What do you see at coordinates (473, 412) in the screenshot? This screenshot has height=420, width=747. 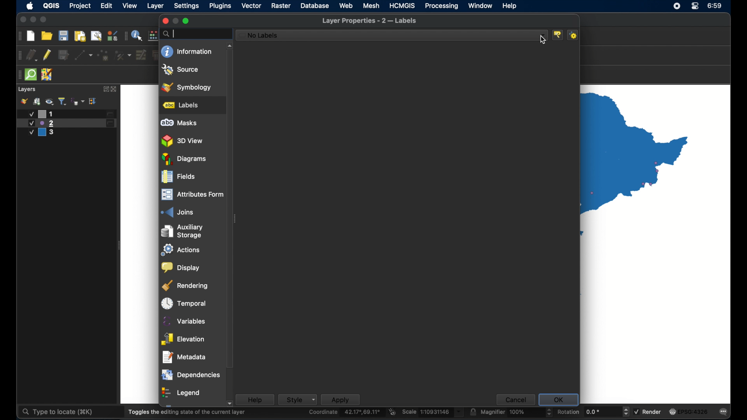 I see `lock scale` at bounding box center [473, 412].